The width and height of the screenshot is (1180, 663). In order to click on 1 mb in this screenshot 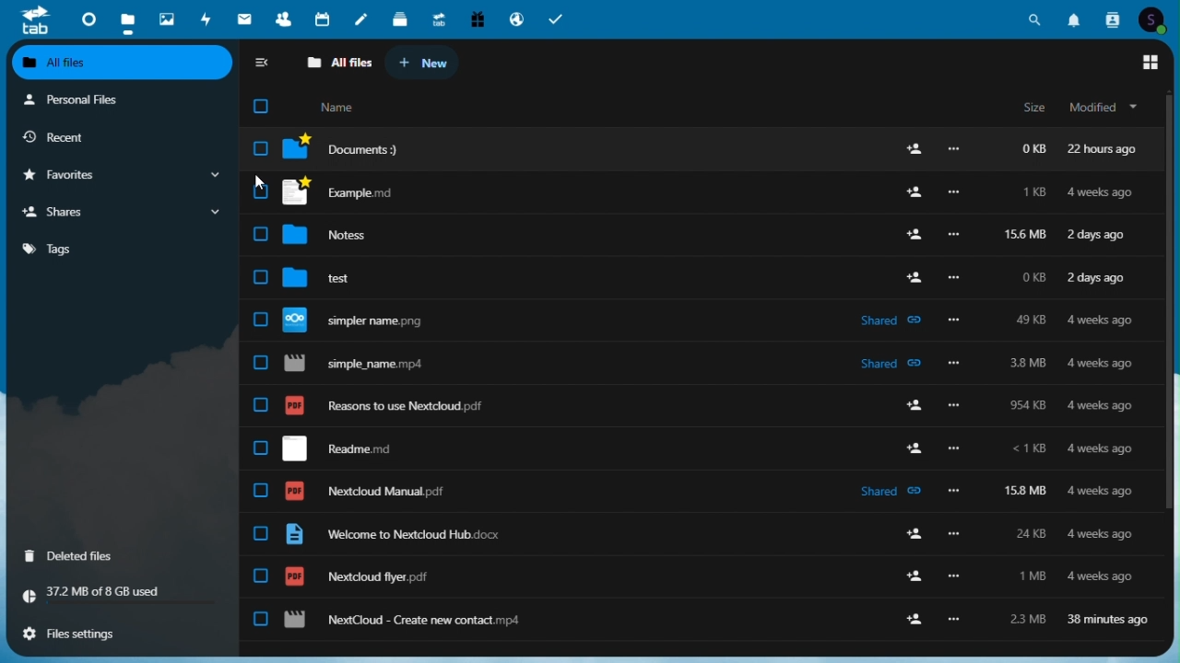, I will do `click(1031, 577)`.